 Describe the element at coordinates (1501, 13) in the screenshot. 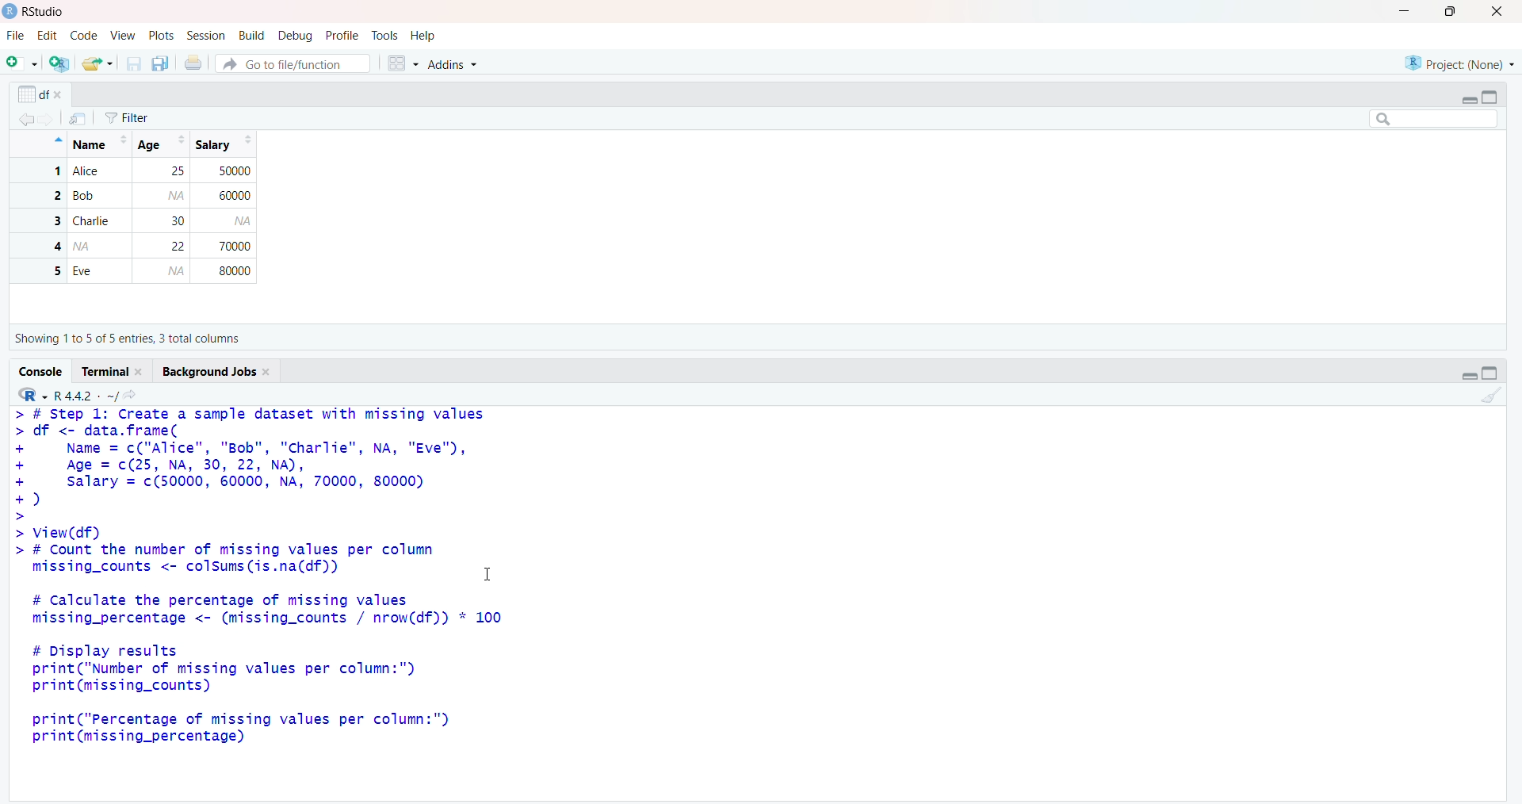

I see `Close` at that location.